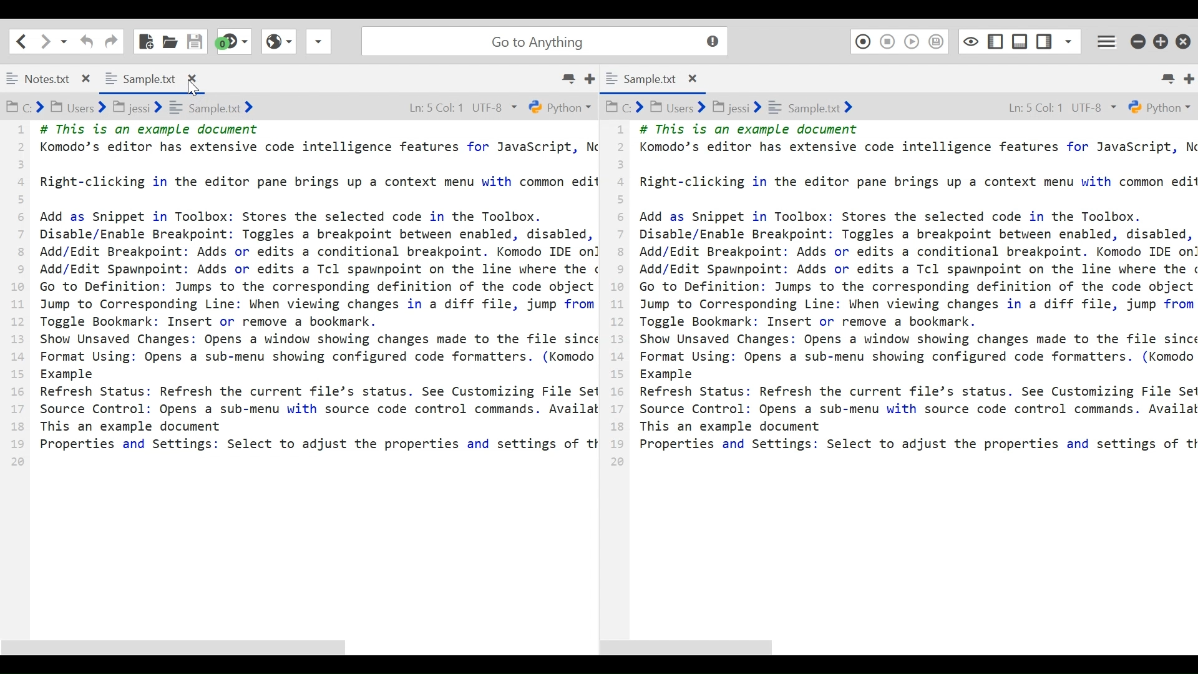  Describe the element at coordinates (1167, 76) in the screenshot. I see `List all tabs` at that location.